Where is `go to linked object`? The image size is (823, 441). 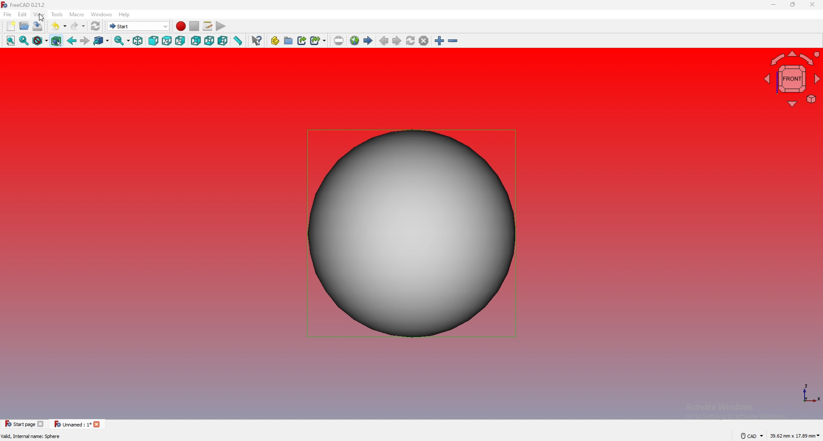 go to linked object is located at coordinates (102, 41).